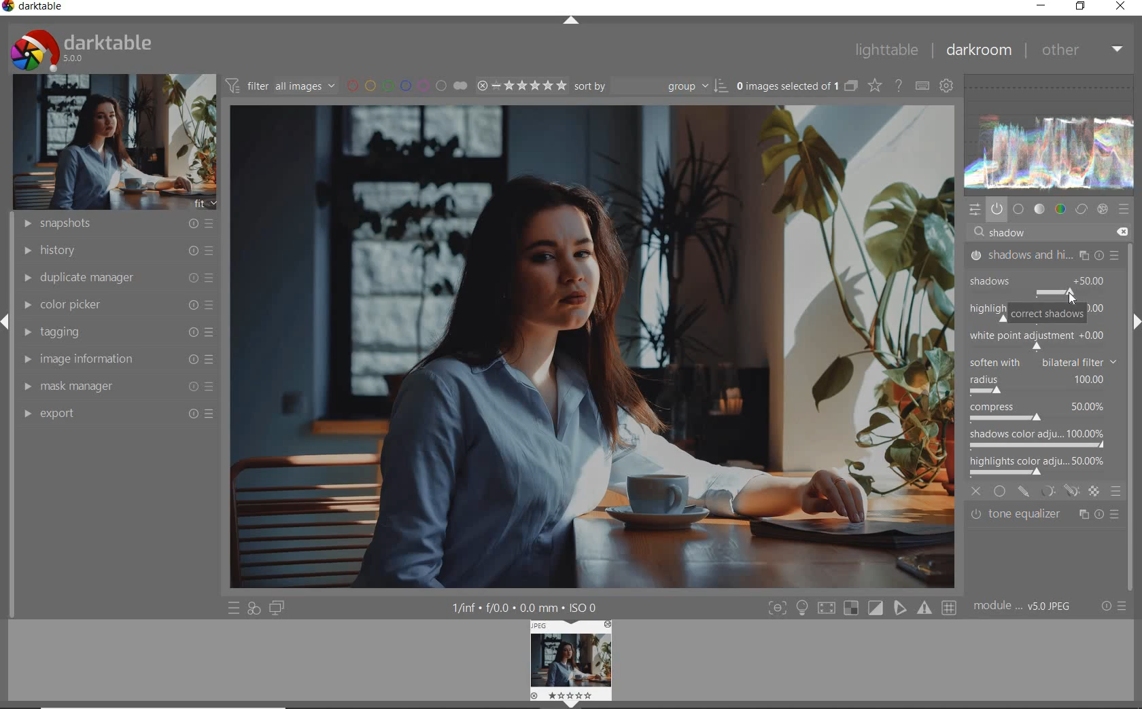 This screenshot has height=709, width=1142. I want to click on shadow, so click(1013, 233).